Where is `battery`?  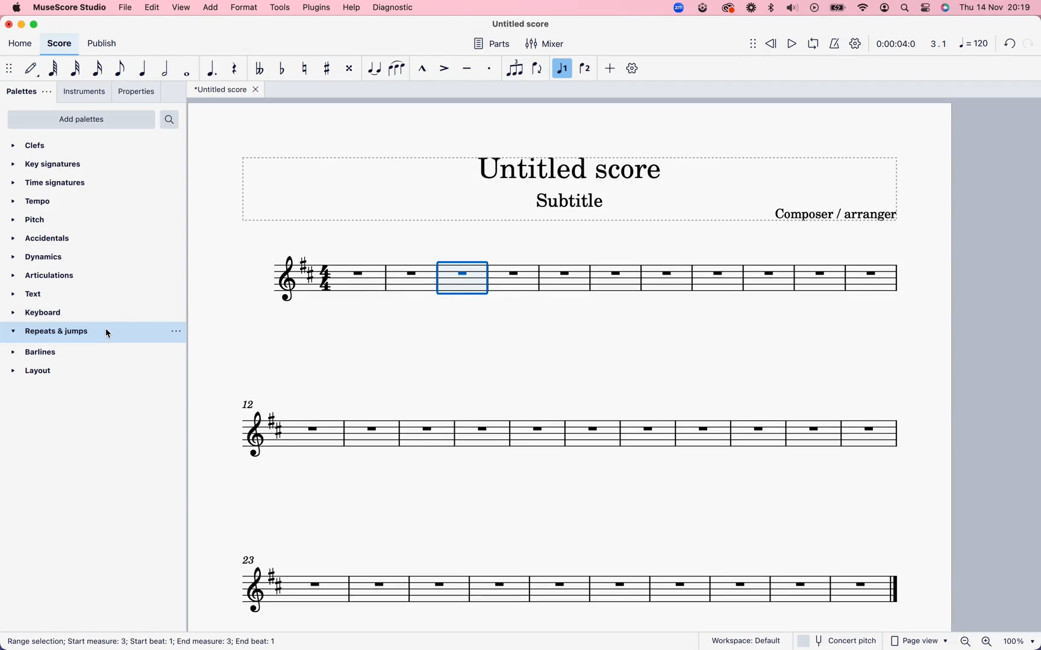 battery is located at coordinates (837, 8).